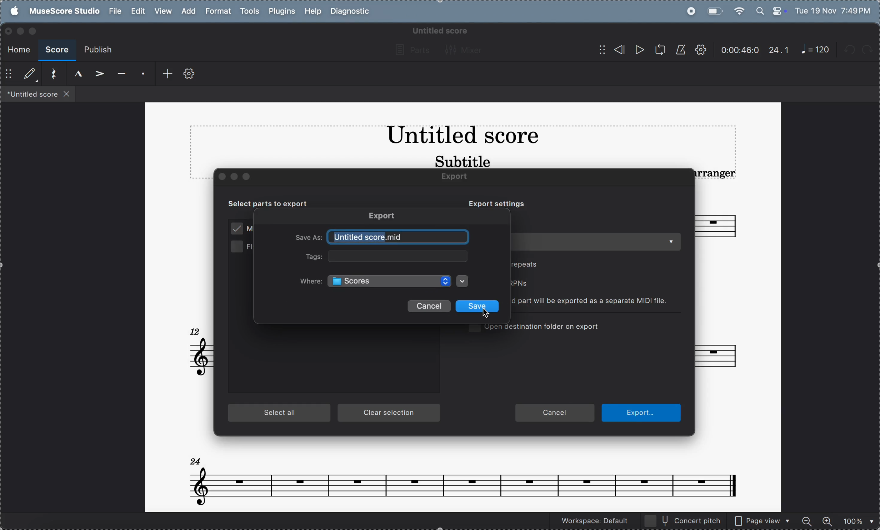  Describe the element at coordinates (217, 11) in the screenshot. I see `format` at that location.